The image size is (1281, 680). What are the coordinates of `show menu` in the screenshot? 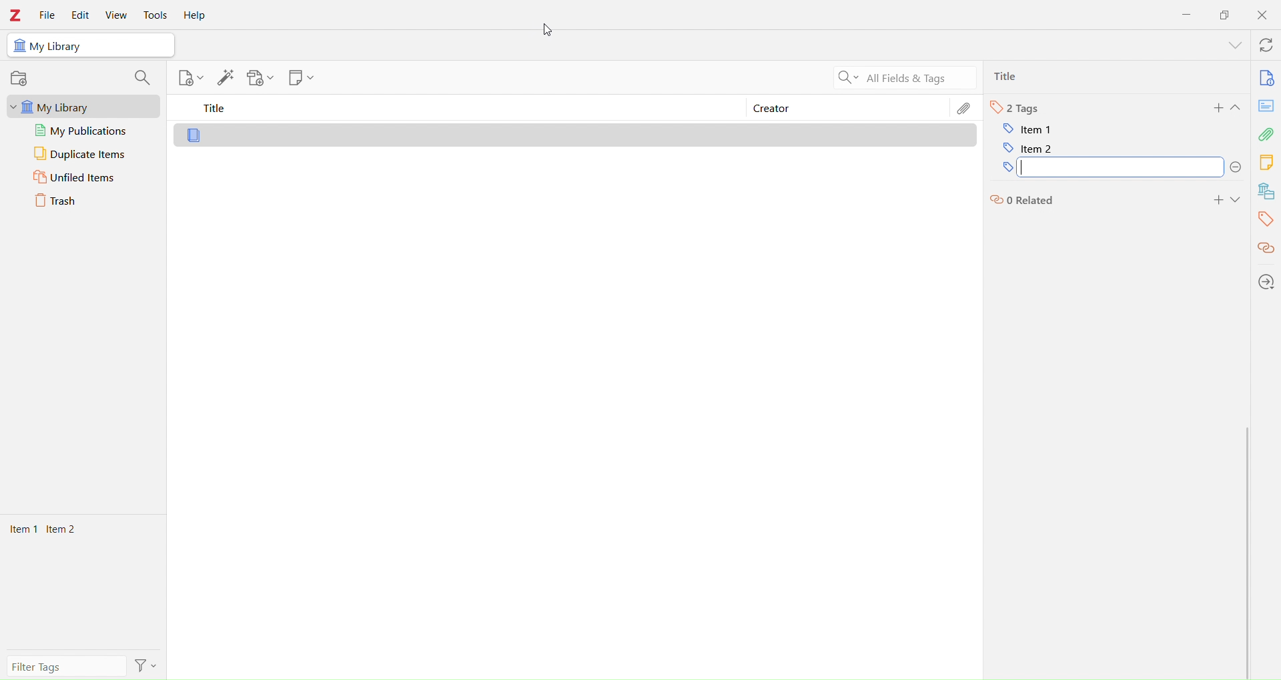 It's located at (1222, 49).